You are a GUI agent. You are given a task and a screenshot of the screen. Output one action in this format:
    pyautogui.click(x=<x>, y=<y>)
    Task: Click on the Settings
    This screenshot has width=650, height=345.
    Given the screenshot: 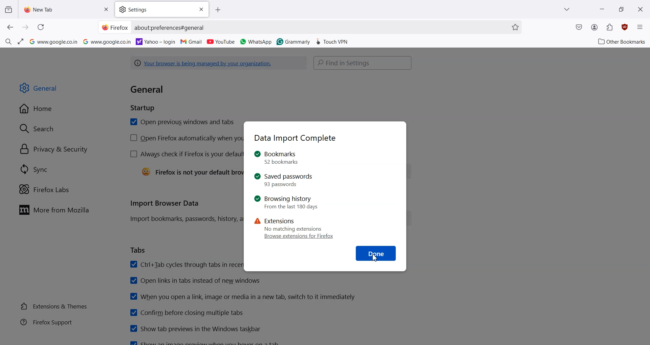 What is the action you would take?
    pyautogui.click(x=153, y=10)
    